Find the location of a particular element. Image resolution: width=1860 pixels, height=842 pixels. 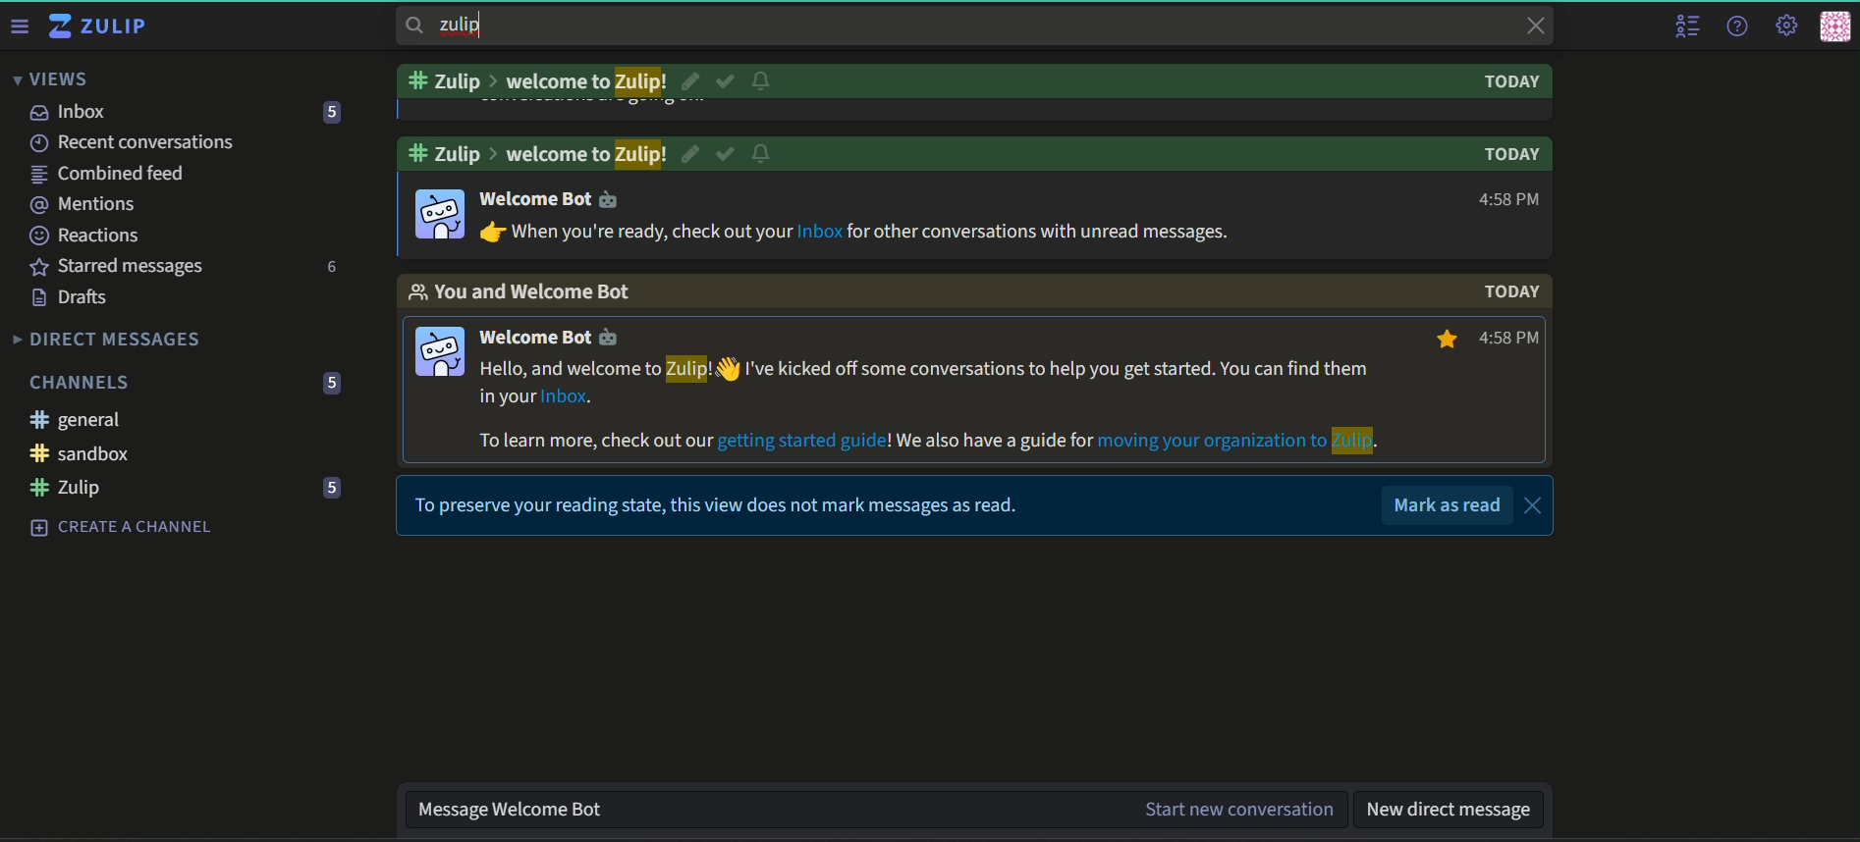

time is located at coordinates (1506, 200).